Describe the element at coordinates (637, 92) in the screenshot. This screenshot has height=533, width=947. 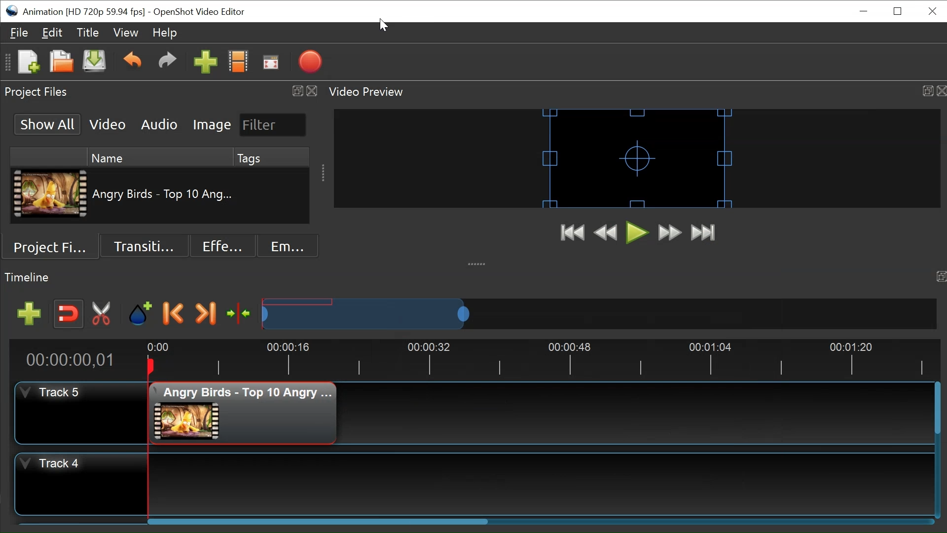
I see `Video Preview` at that location.